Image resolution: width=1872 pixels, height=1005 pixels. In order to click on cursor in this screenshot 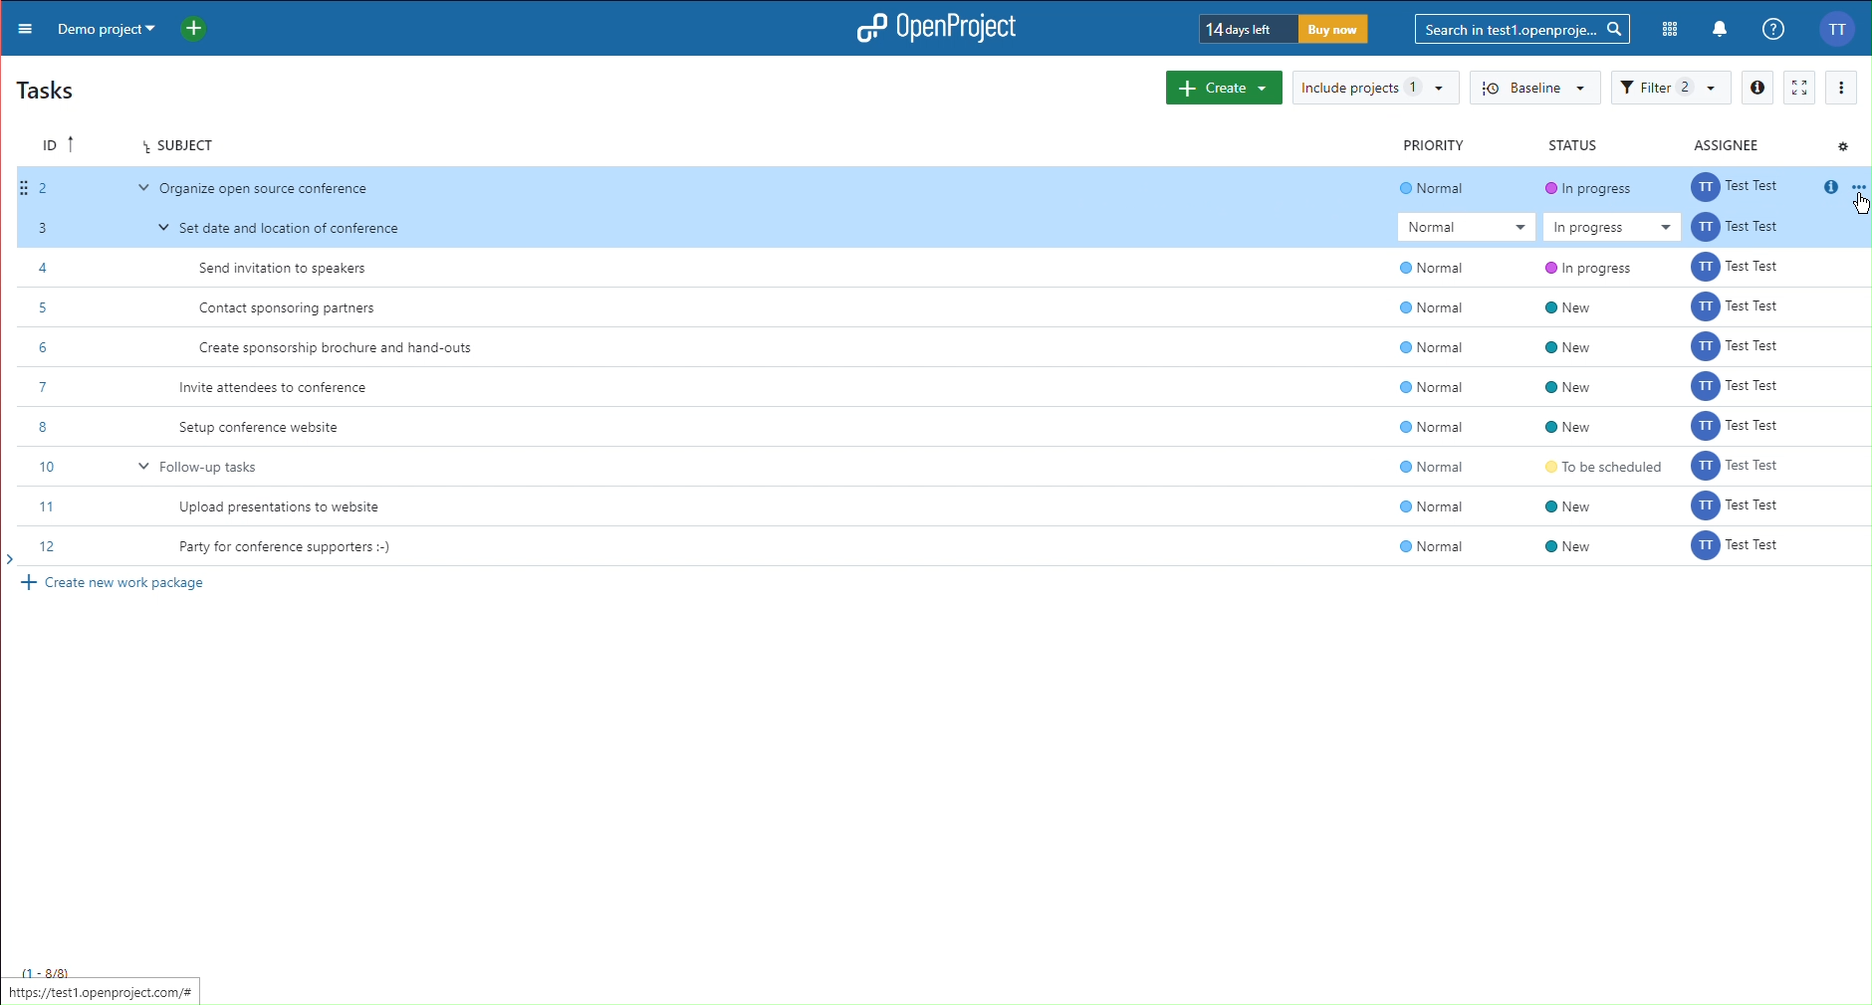, I will do `click(1852, 204)`.